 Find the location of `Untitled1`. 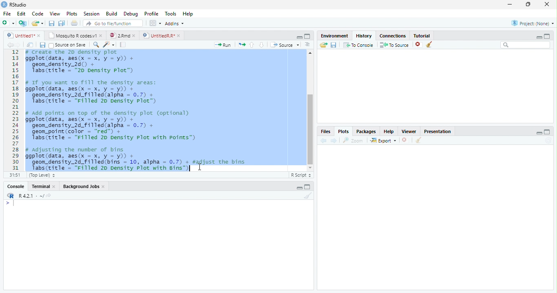

Untitled1 is located at coordinates (19, 35).